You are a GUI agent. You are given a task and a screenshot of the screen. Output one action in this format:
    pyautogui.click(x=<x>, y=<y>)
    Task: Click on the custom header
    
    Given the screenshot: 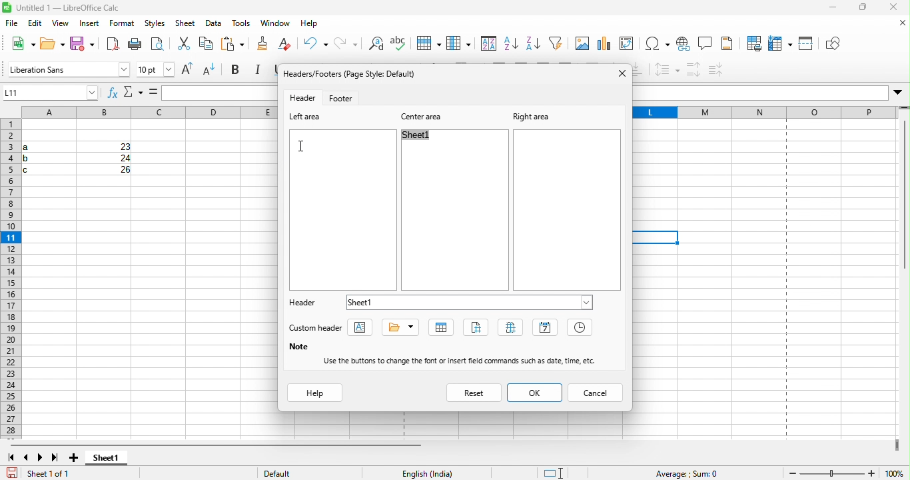 What is the action you would take?
    pyautogui.click(x=319, y=327)
    